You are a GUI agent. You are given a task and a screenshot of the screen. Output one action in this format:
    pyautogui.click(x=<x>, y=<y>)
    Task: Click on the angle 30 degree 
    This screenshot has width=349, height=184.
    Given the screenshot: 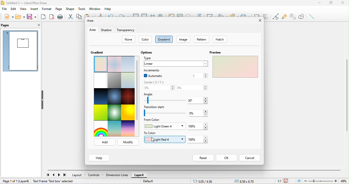 What is the action you would take?
    pyautogui.click(x=200, y=100)
    